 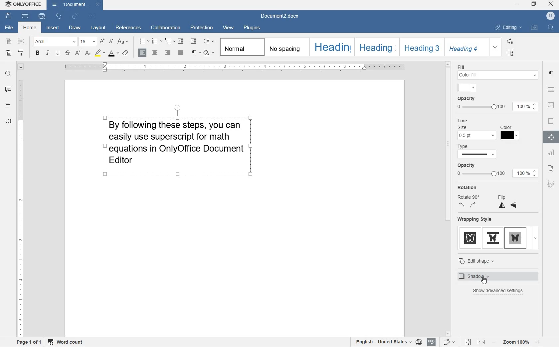 I want to click on font size, so click(x=87, y=42).